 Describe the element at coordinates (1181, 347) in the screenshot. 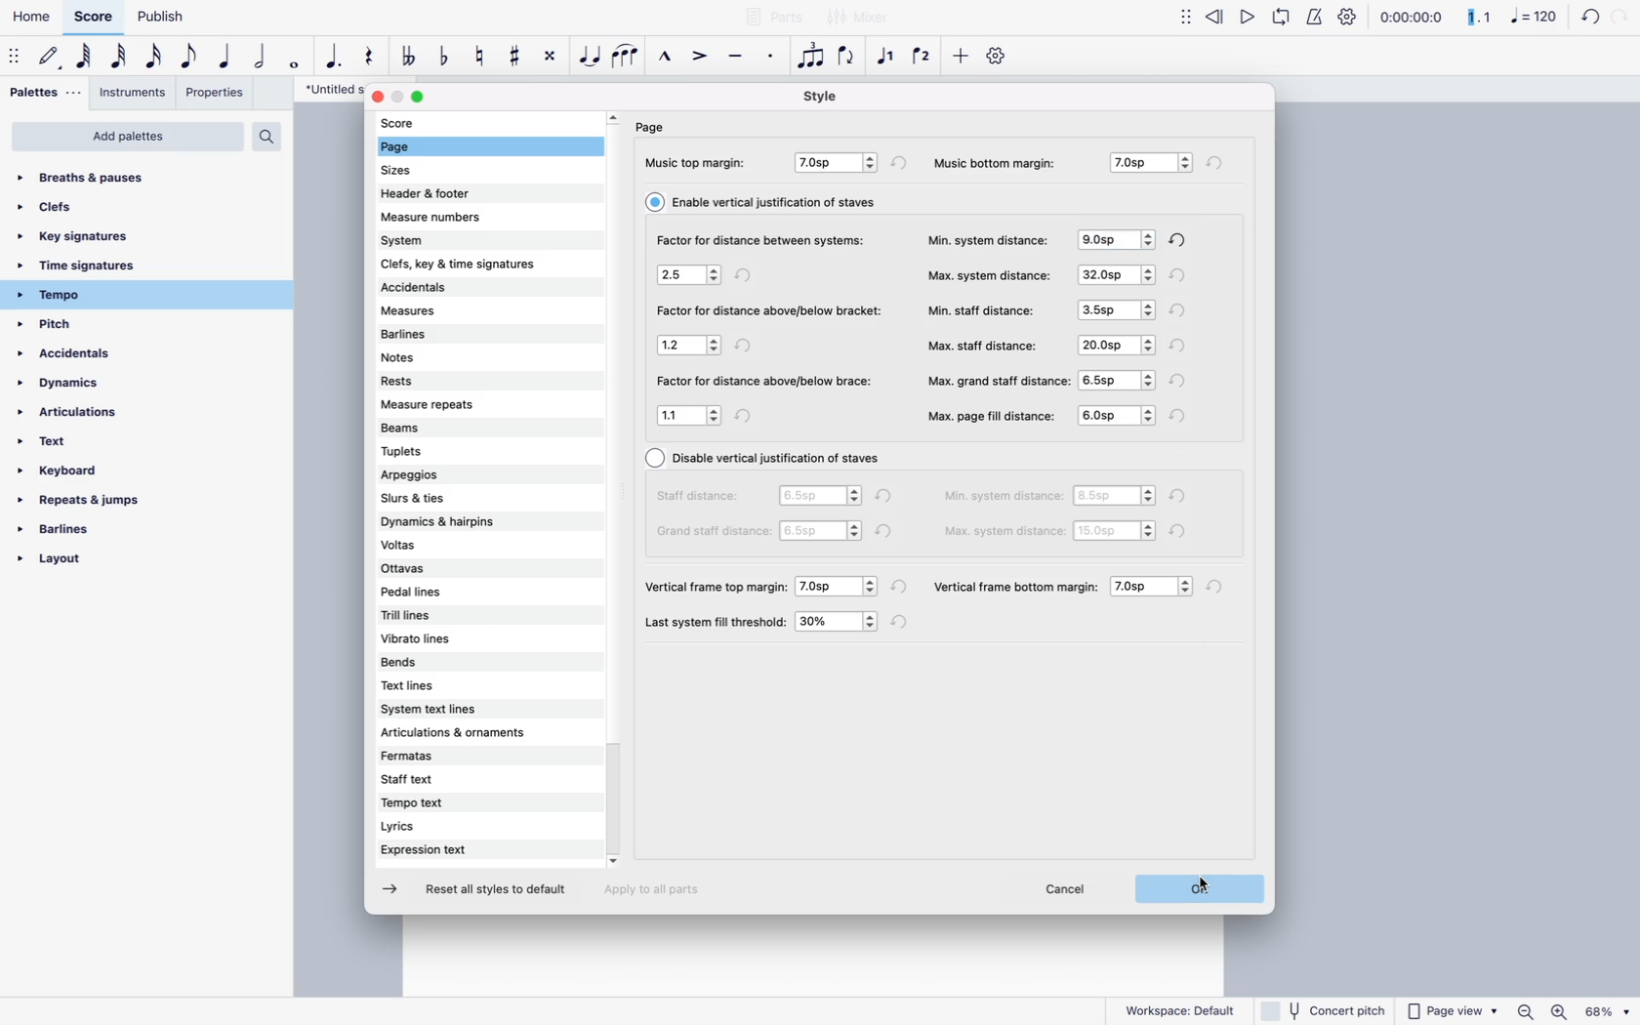

I see `refresh` at that location.